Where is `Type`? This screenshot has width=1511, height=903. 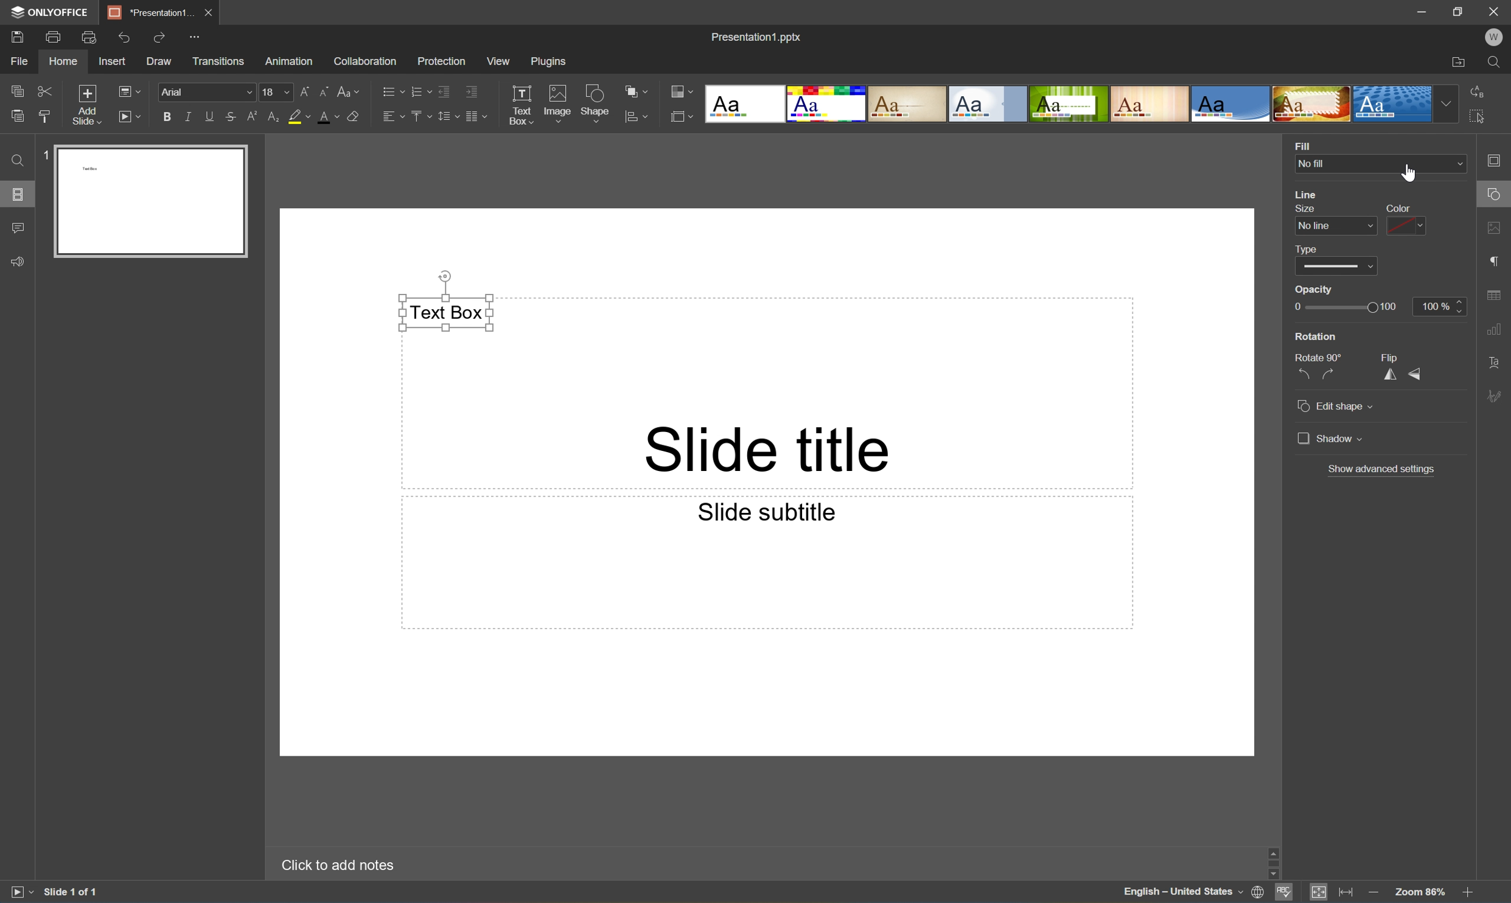 Type is located at coordinates (1304, 249).